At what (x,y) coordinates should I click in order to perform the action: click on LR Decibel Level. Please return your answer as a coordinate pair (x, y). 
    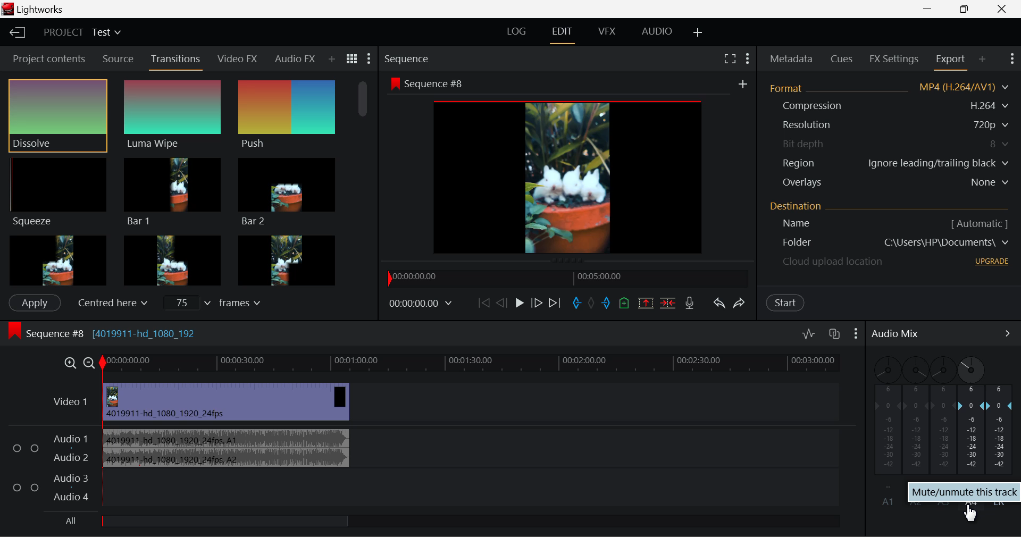
    Looking at the image, I should click on (1005, 431).